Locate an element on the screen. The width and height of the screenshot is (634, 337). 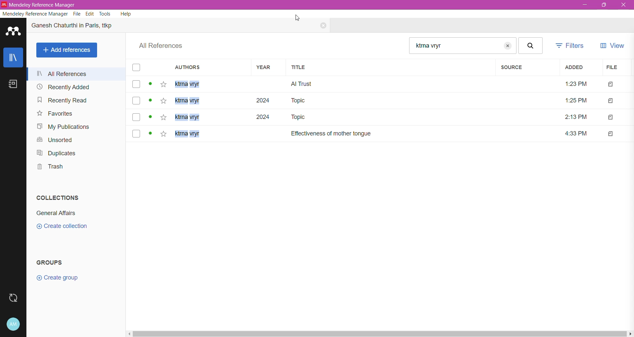
Minimize is located at coordinates (583, 6).